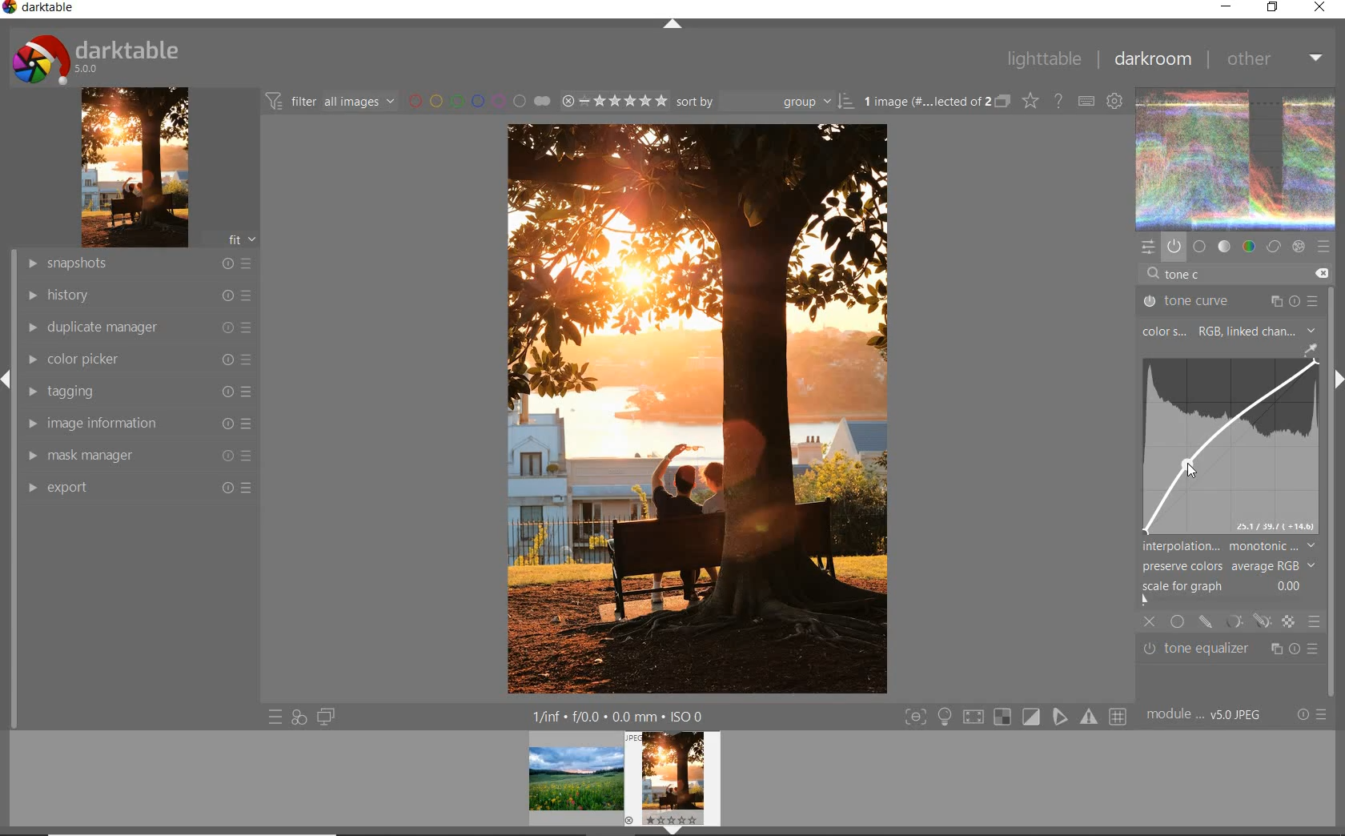  Describe the element at coordinates (134, 263) in the screenshot. I see `snapshots` at that location.